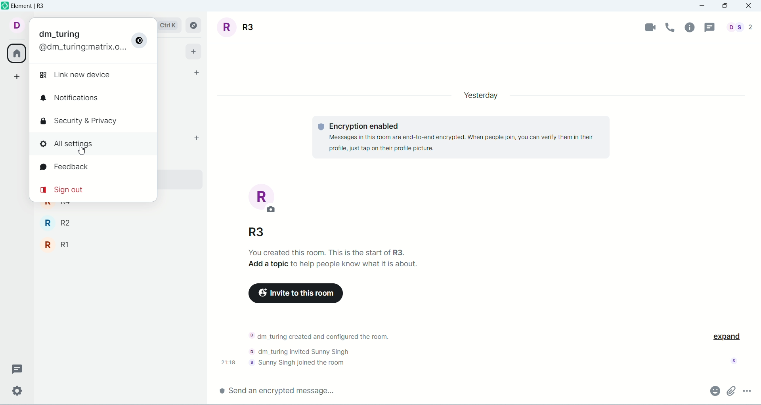 The width and height of the screenshot is (761, 405). I want to click on account, so click(15, 26).